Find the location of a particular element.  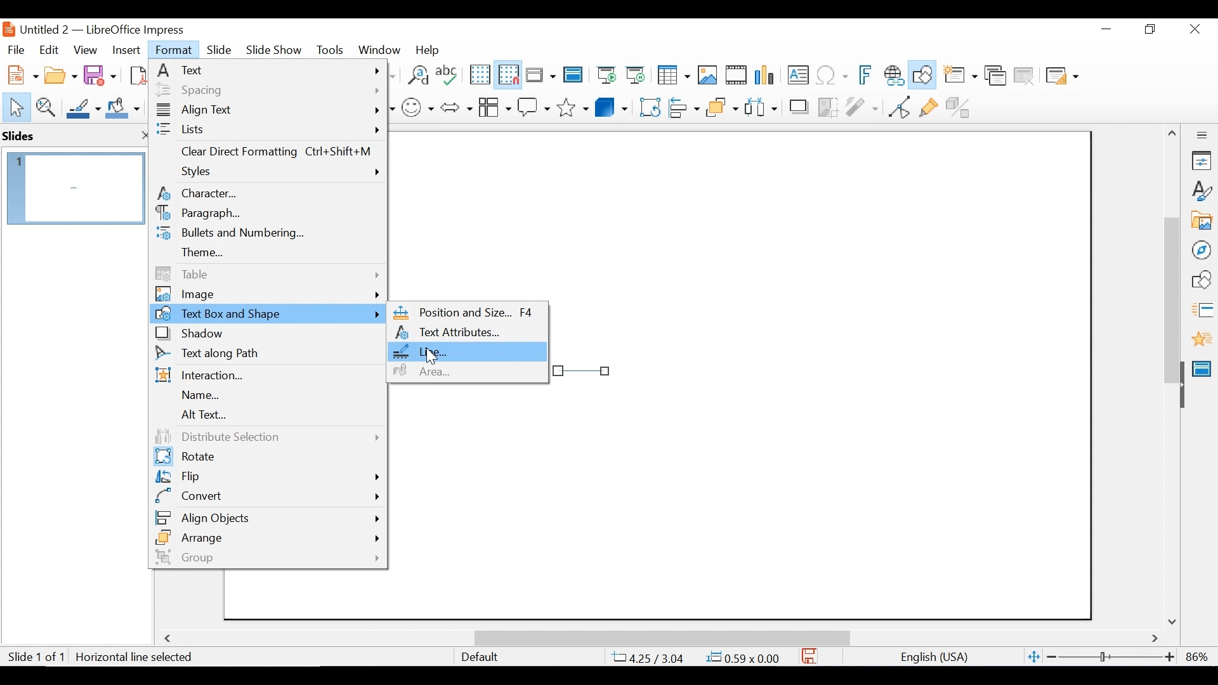

Show Draw Functions is located at coordinates (924, 75).